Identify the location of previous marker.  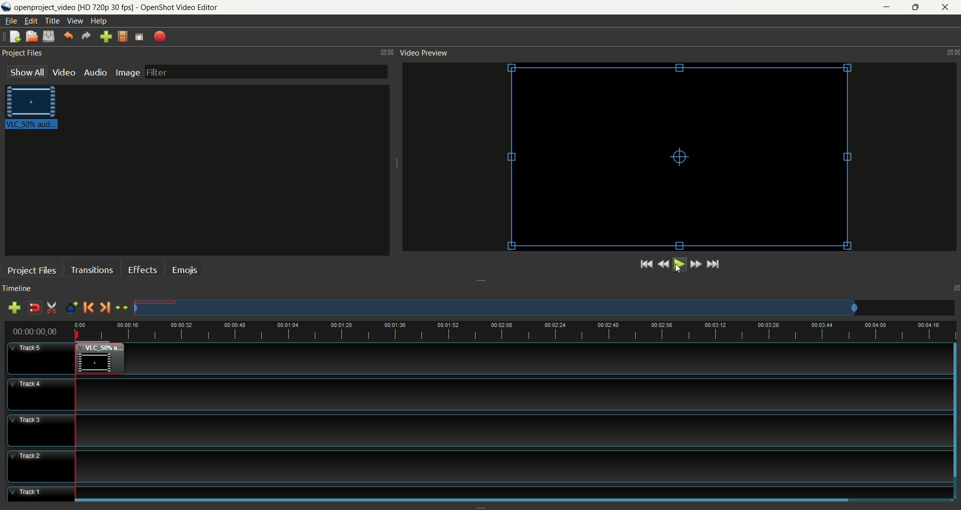
(89, 307).